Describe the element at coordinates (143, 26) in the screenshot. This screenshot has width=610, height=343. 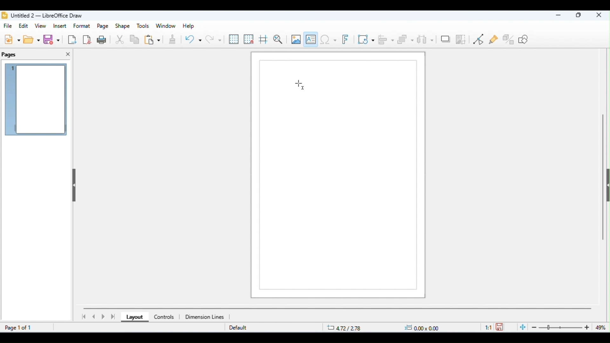
I see `tools` at that location.